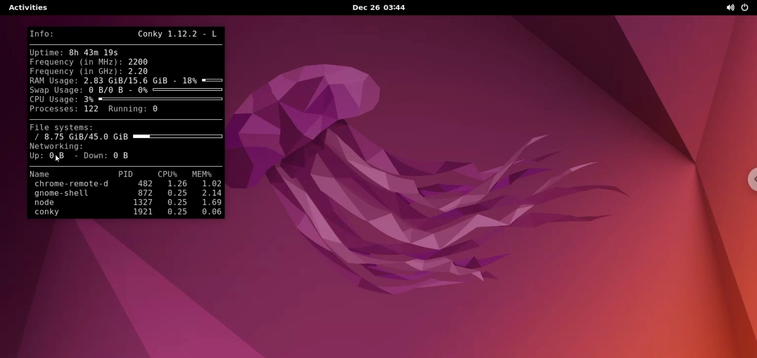 Image resolution: width=757 pixels, height=358 pixels. I want to click on 1327, so click(144, 202).